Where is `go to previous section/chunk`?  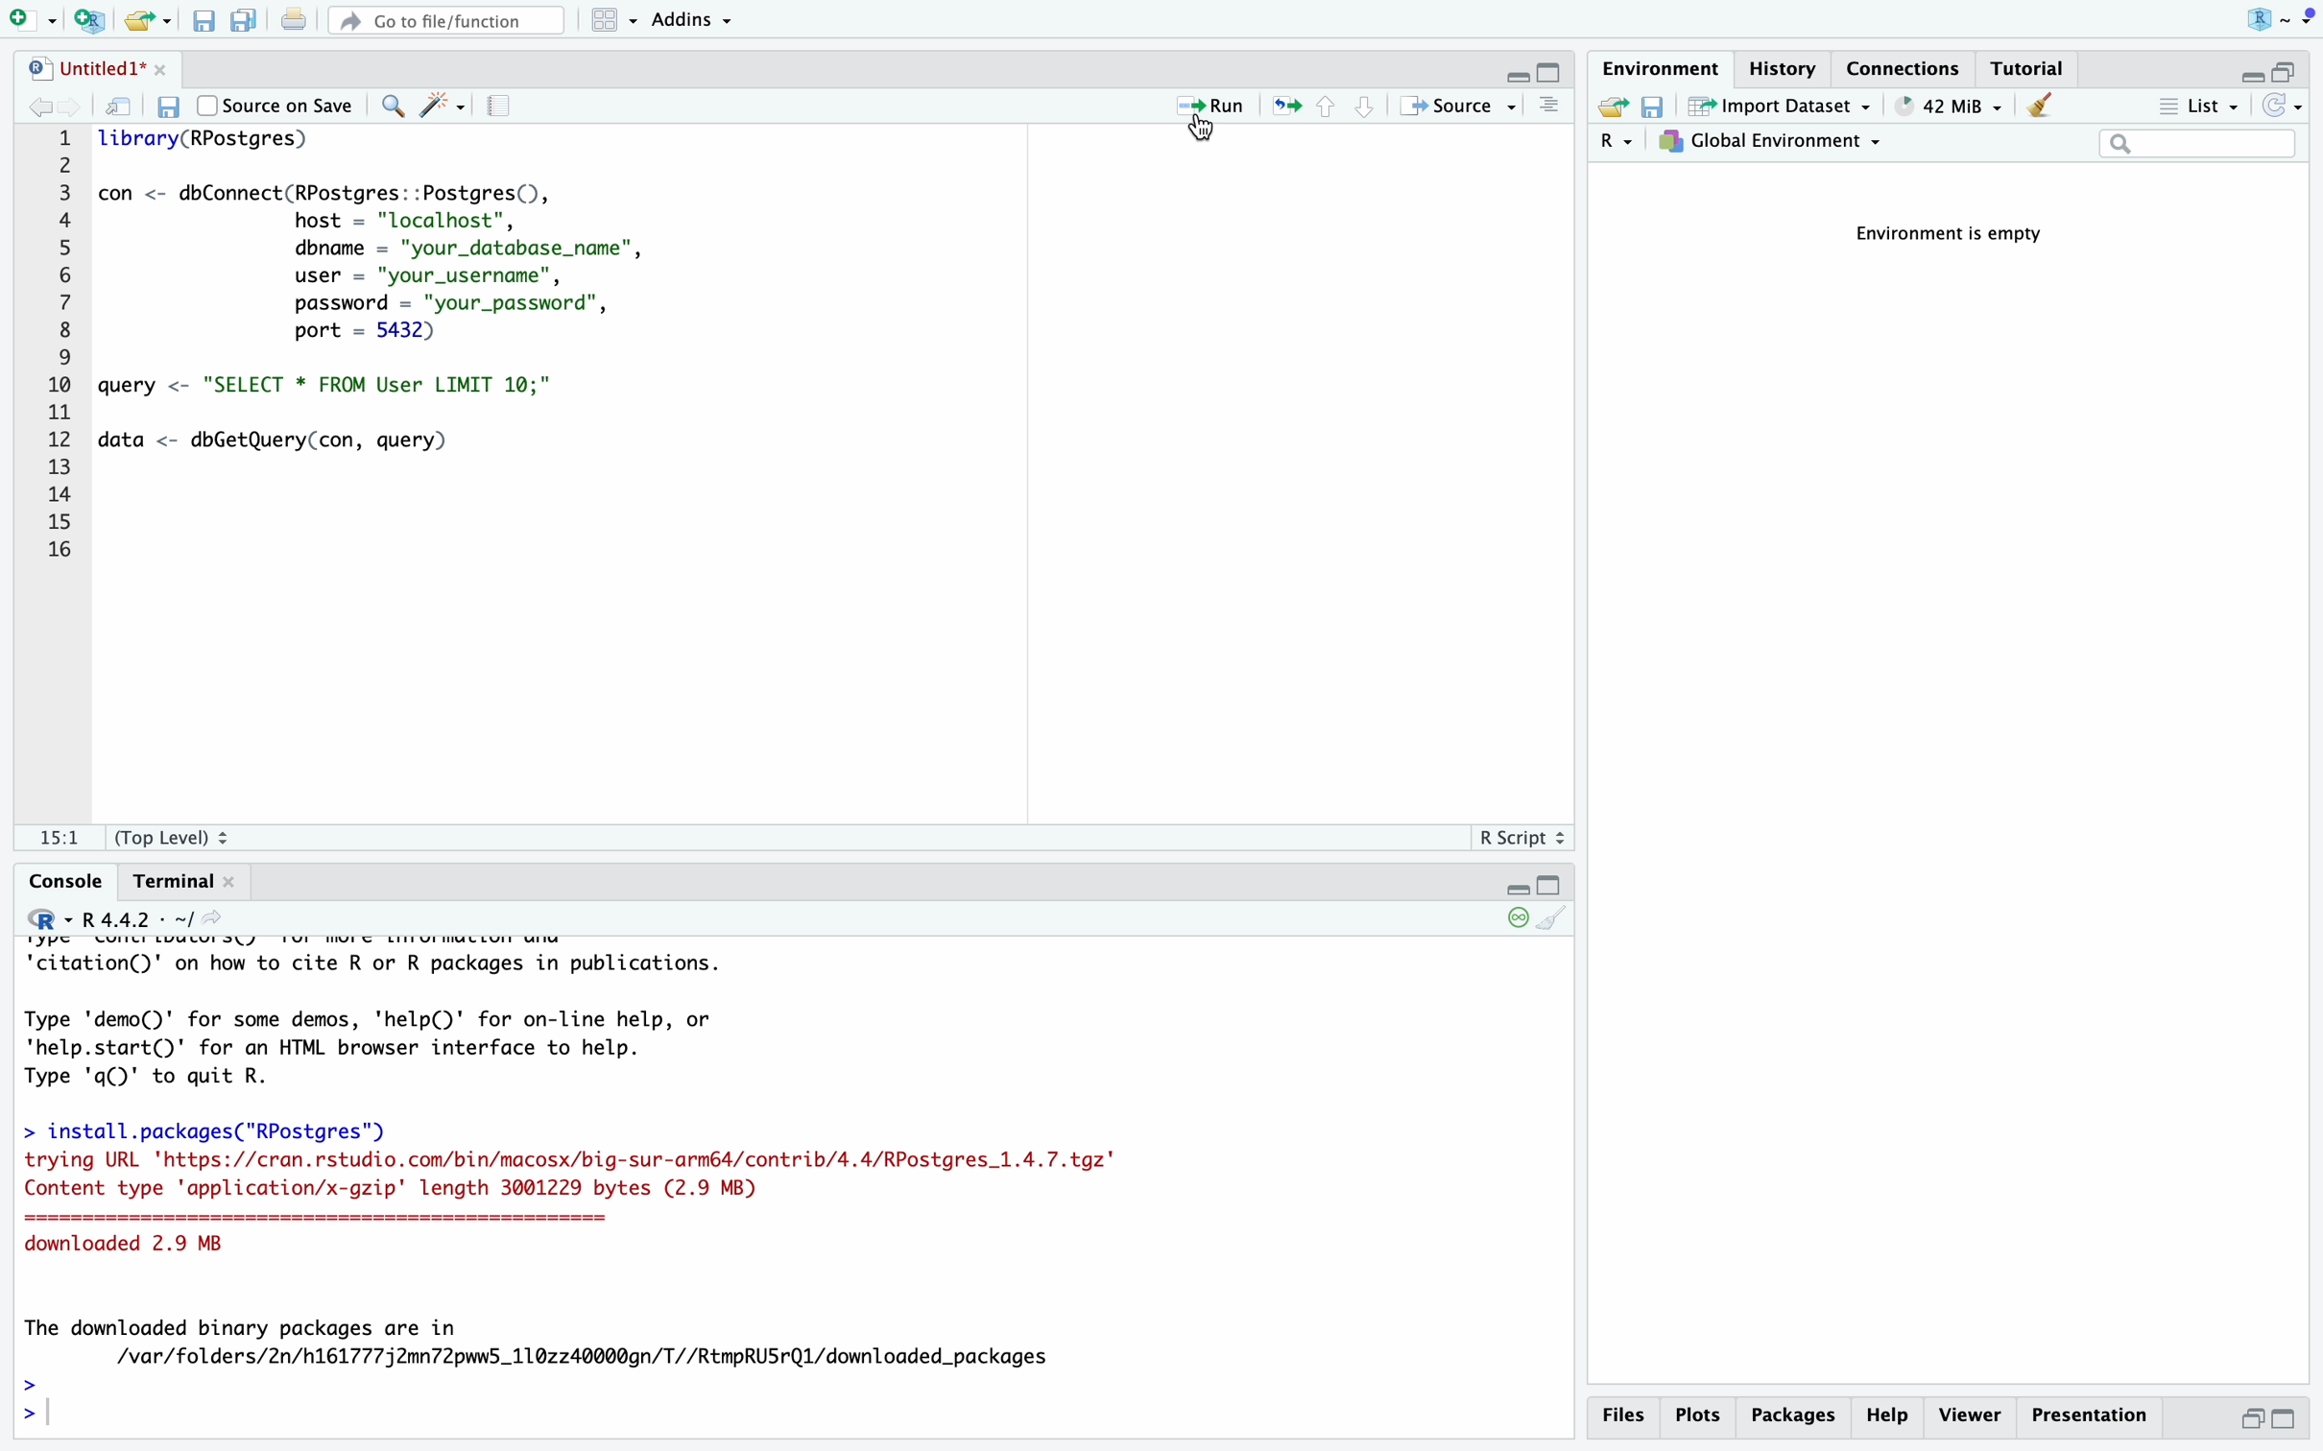 go to previous section/chunk is located at coordinates (1326, 113).